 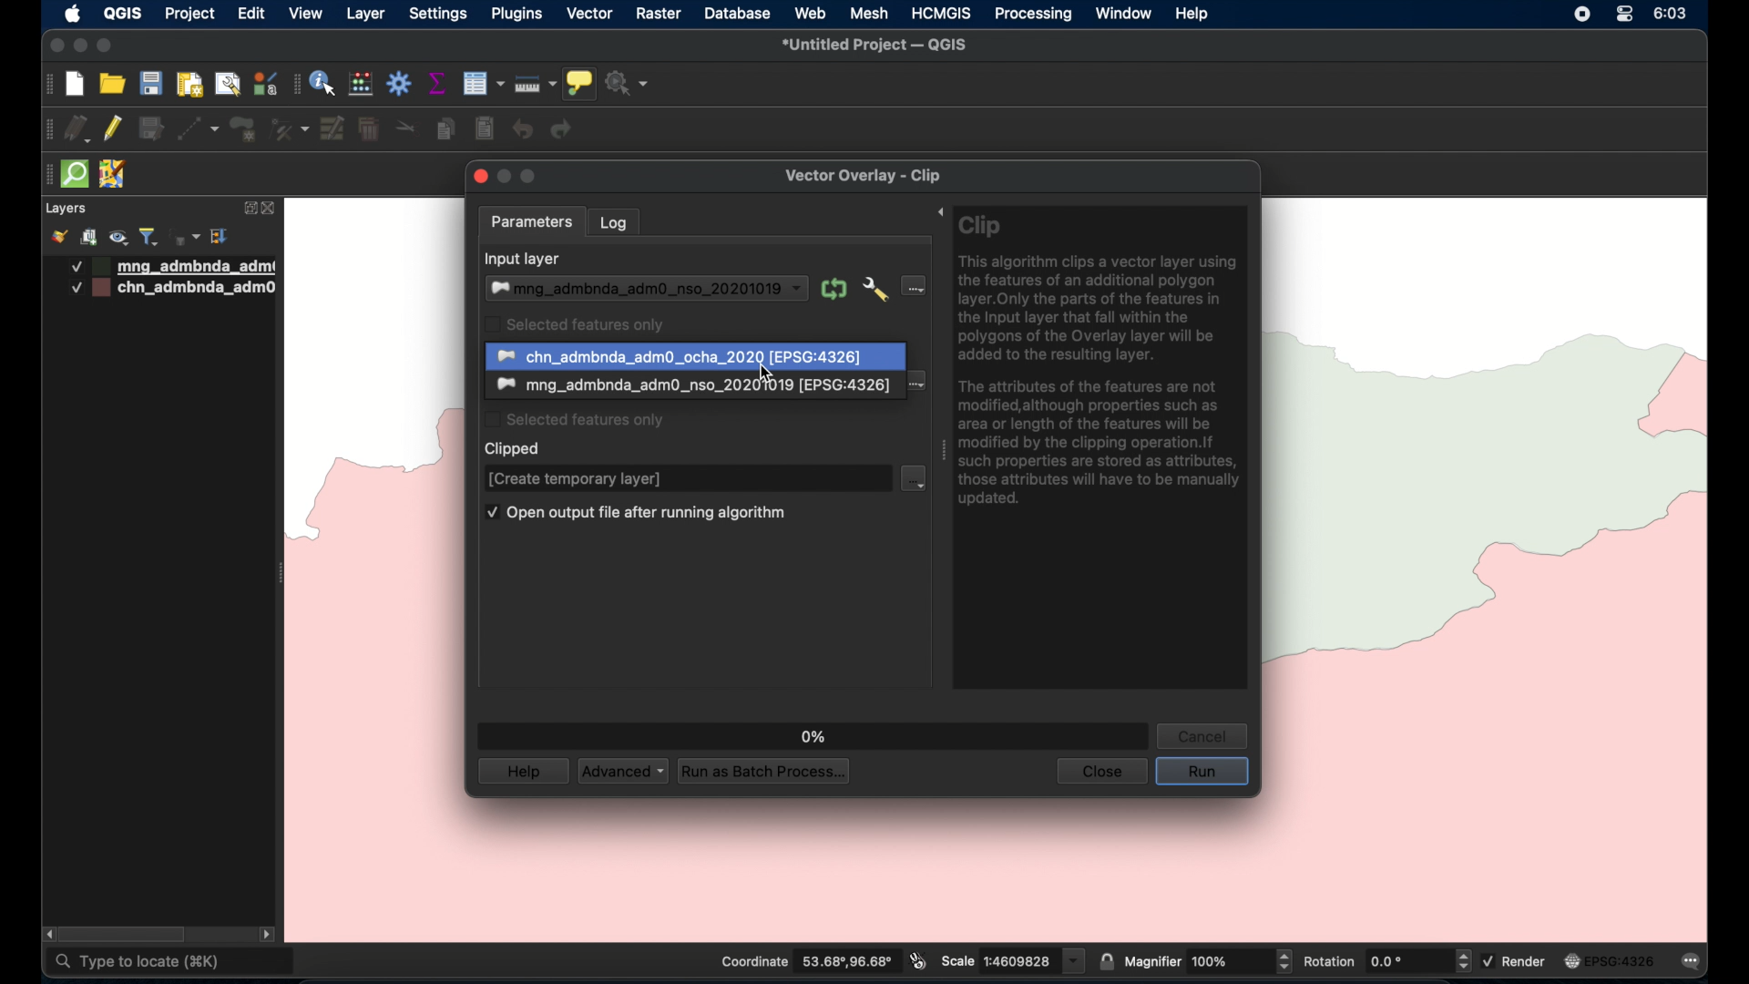 I want to click on cut, so click(x=406, y=126).